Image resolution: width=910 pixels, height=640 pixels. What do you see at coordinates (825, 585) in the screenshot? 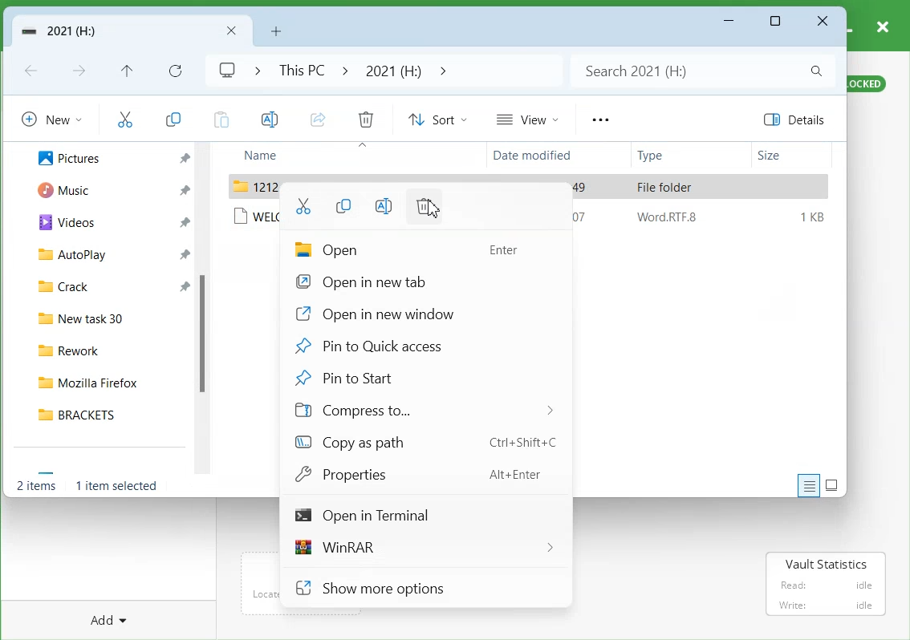
I see `Read: idle` at bounding box center [825, 585].